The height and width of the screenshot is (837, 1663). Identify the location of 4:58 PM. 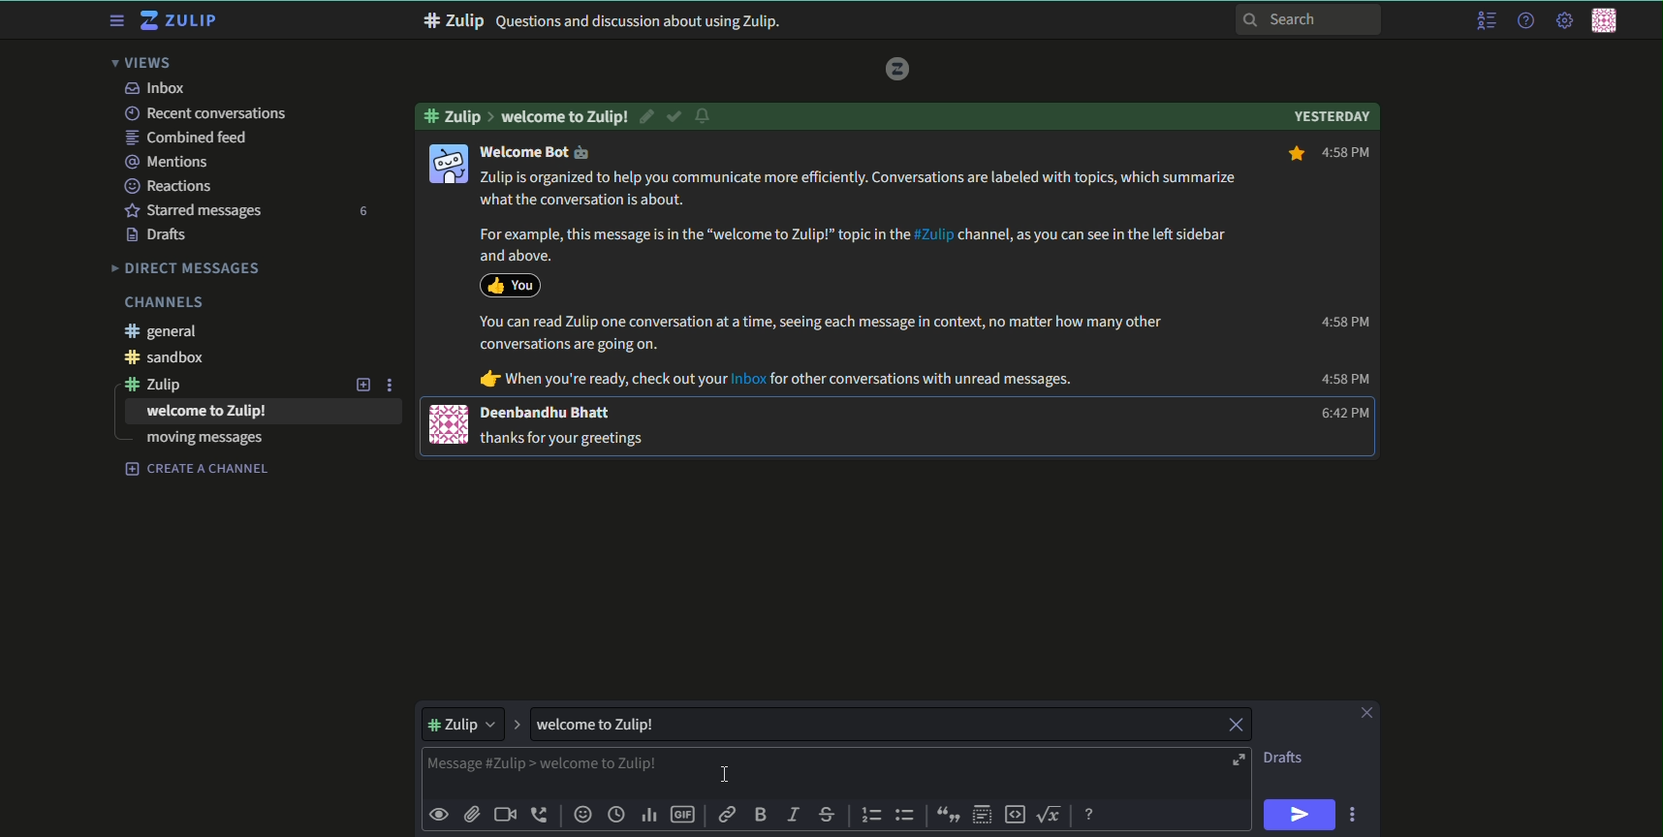
(1329, 154).